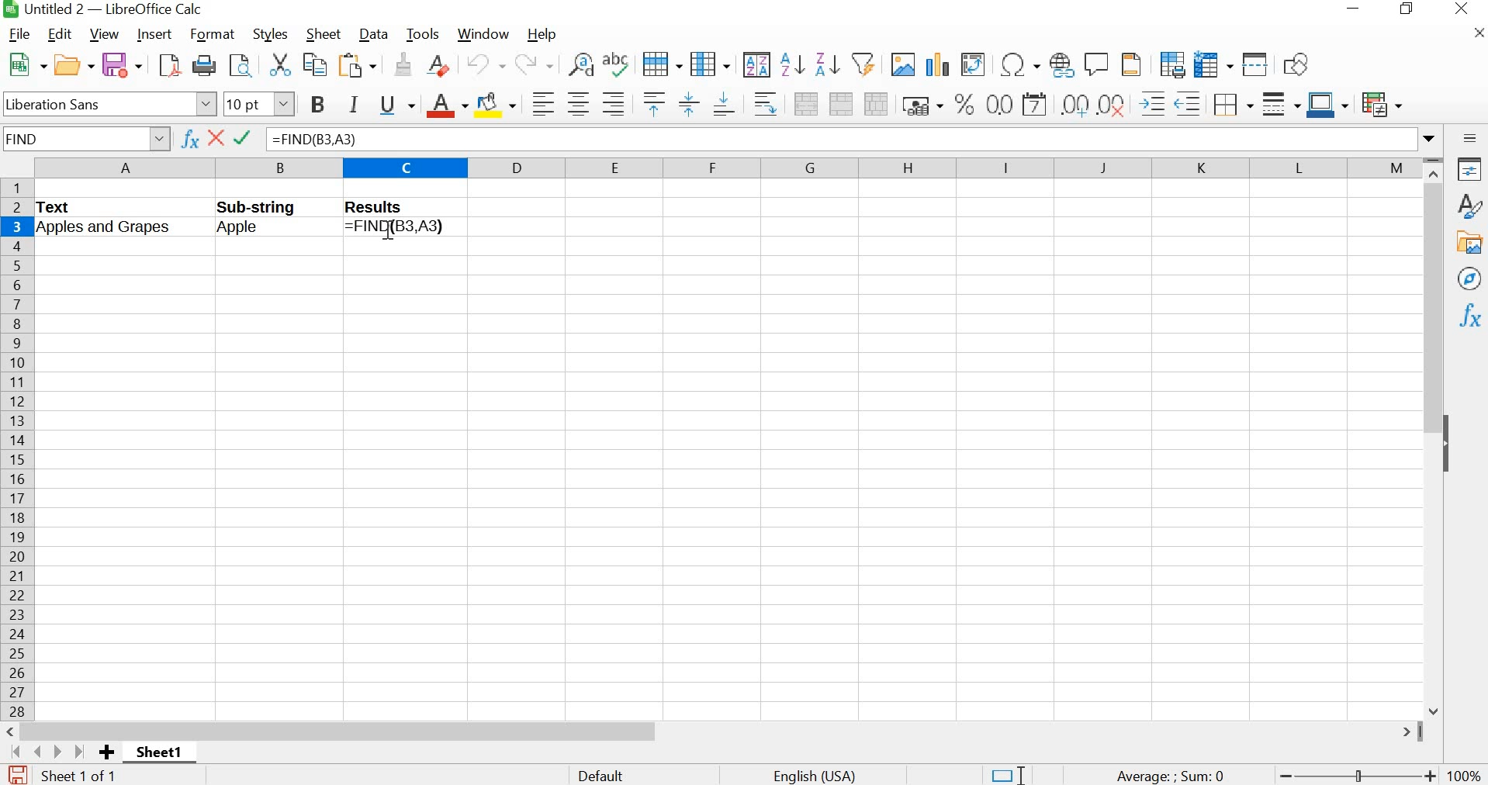 Image resolution: width=1488 pixels, height=785 pixels. I want to click on format, so click(213, 34).